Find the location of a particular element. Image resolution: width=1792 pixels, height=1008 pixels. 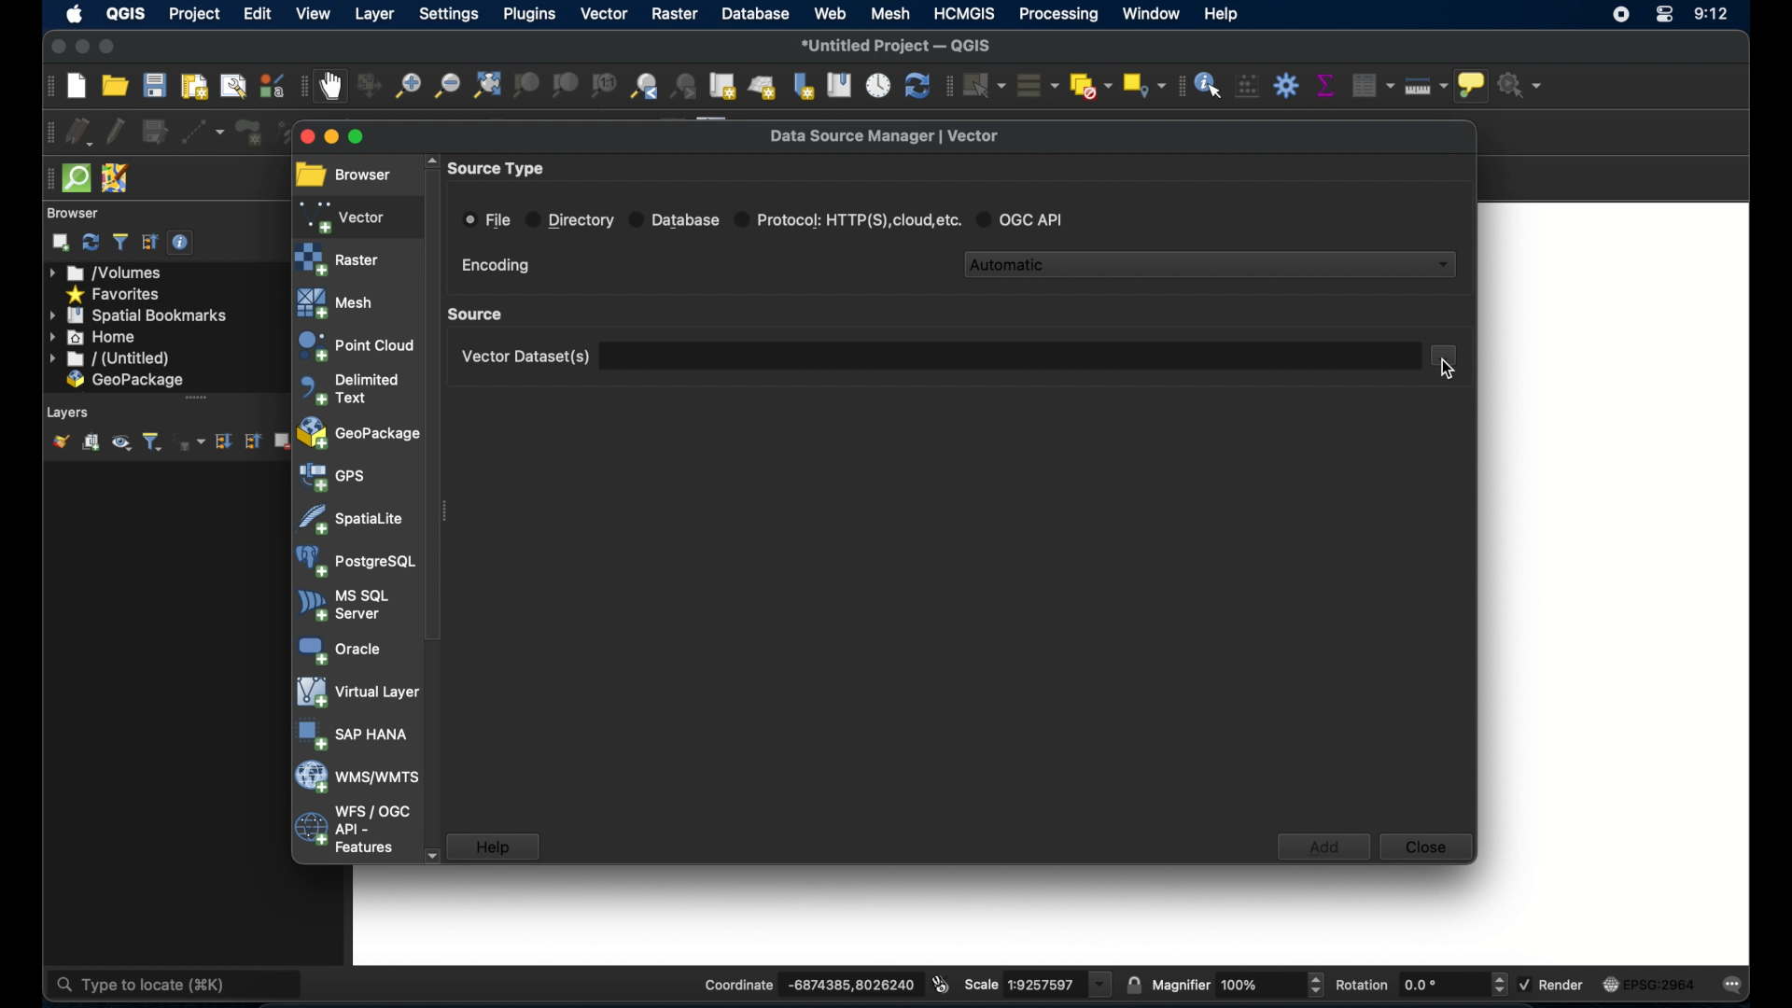

pan map to selection is located at coordinates (369, 86).